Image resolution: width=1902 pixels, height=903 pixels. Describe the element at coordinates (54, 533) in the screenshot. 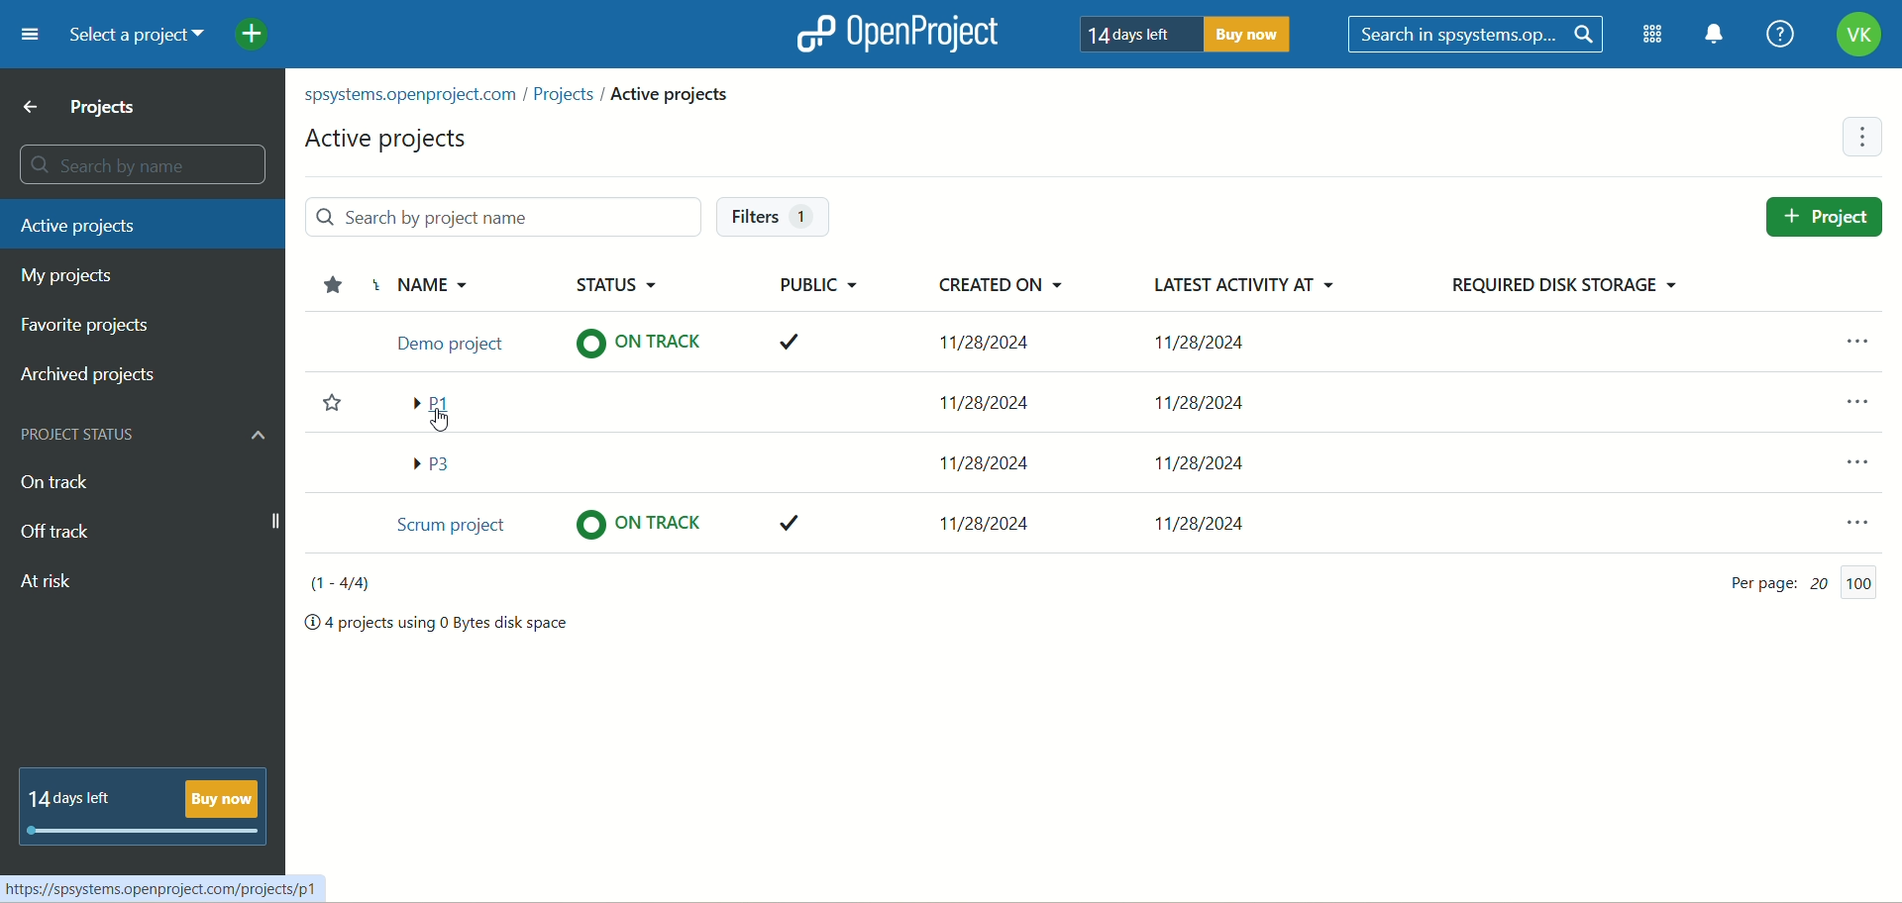

I see `off track` at that location.